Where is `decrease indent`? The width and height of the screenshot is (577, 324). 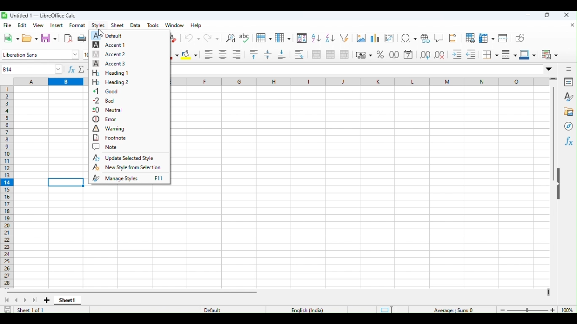 decrease indent is located at coordinates (471, 54).